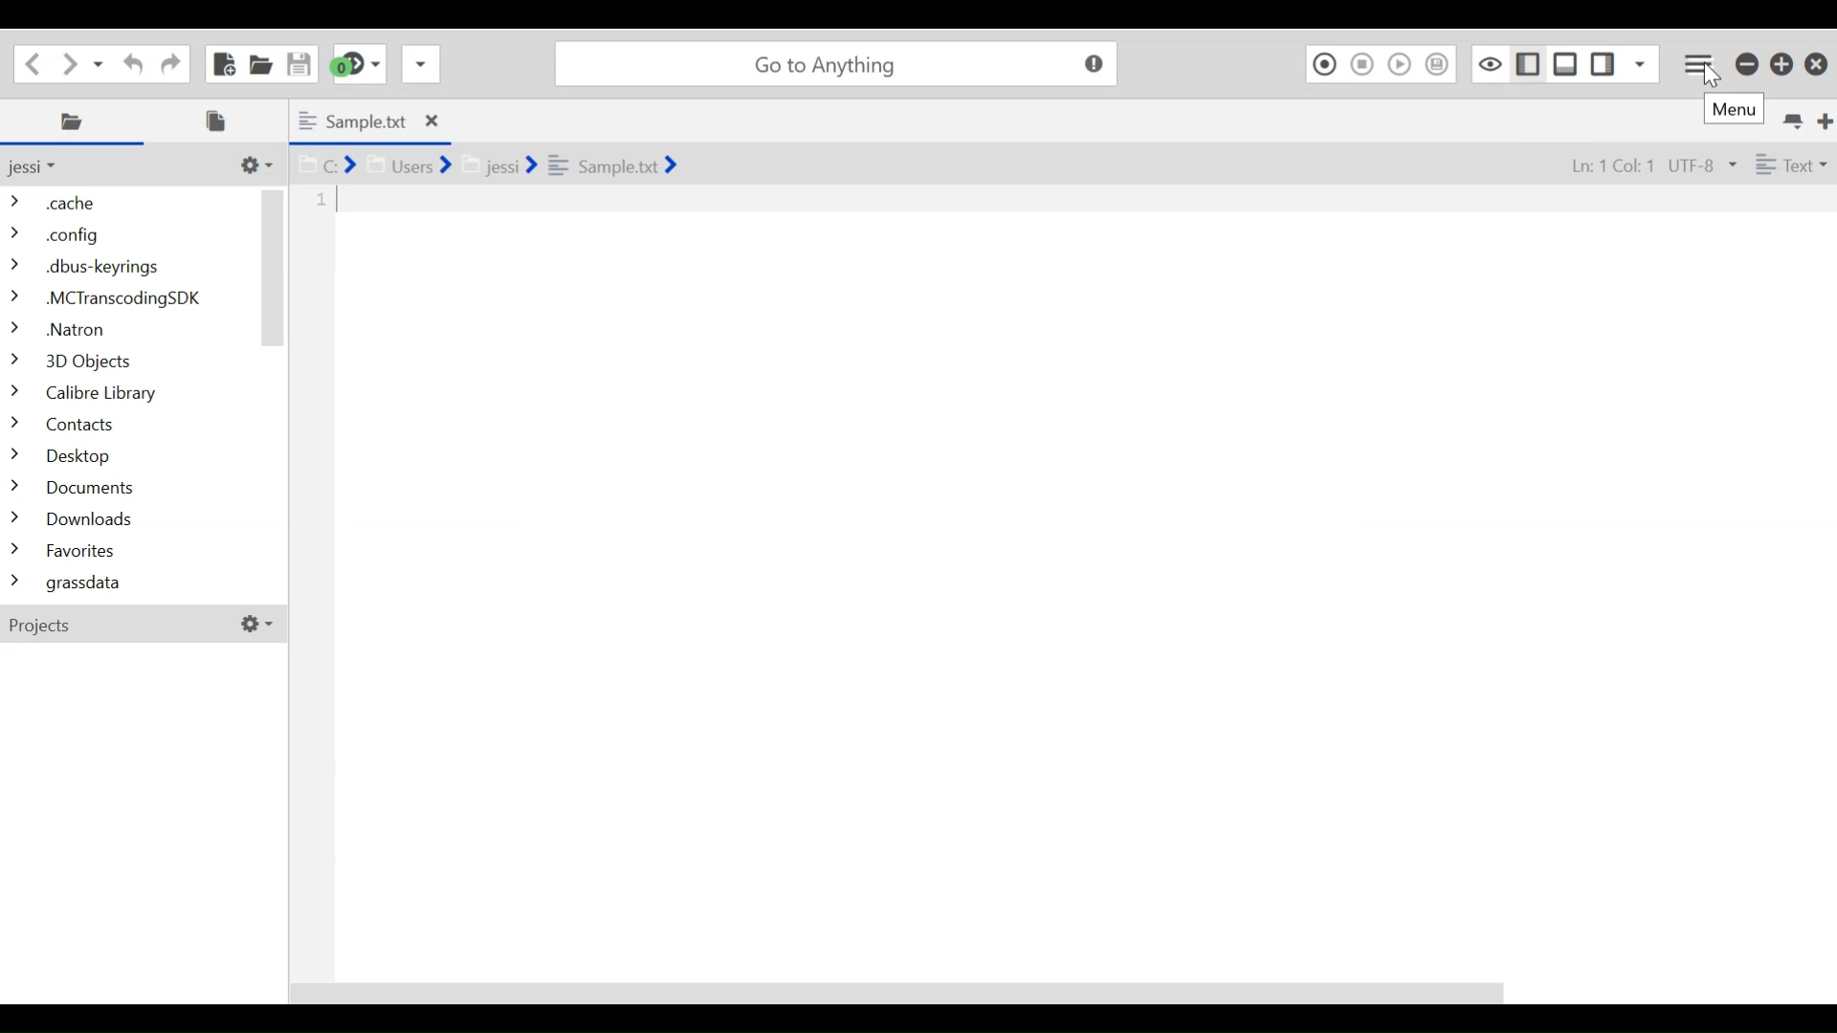 This screenshot has height=1033, width=1837. What do you see at coordinates (129, 62) in the screenshot?
I see `undo` at bounding box center [129, 62].